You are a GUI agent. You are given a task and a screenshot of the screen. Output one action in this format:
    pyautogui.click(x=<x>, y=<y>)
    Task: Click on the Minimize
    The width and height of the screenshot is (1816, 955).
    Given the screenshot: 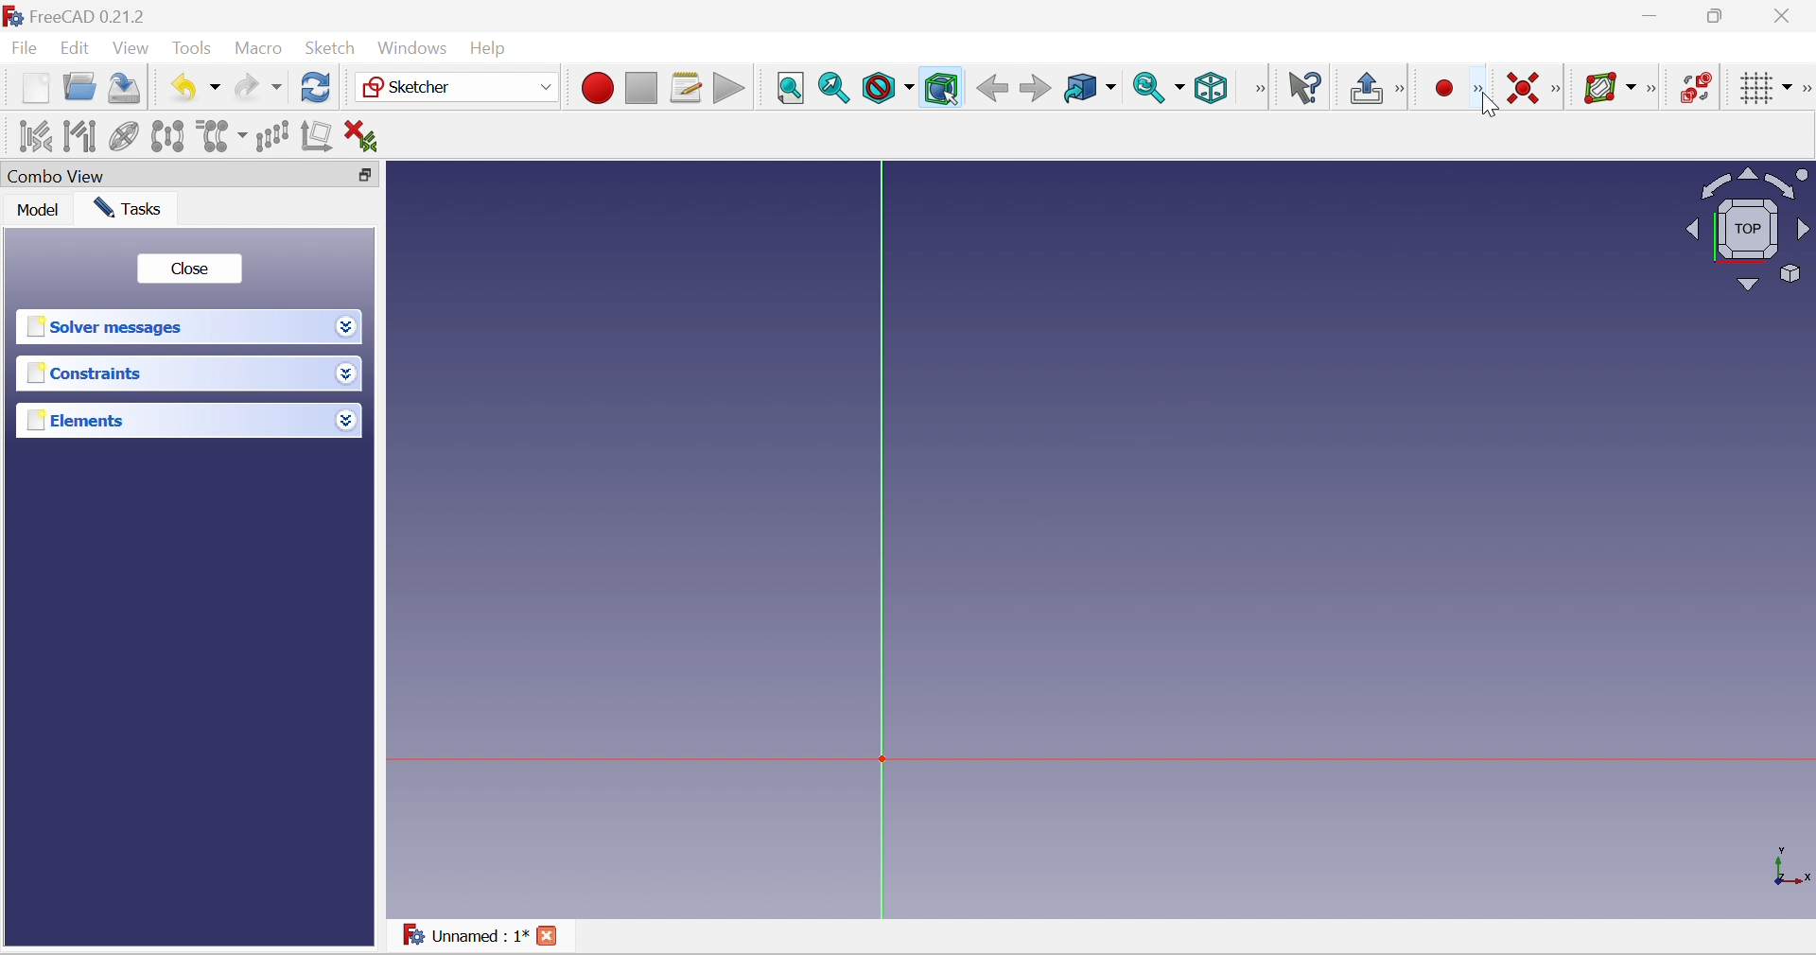 What is the action you would take?
    pyautogui.click(x=1650, y=15)
    